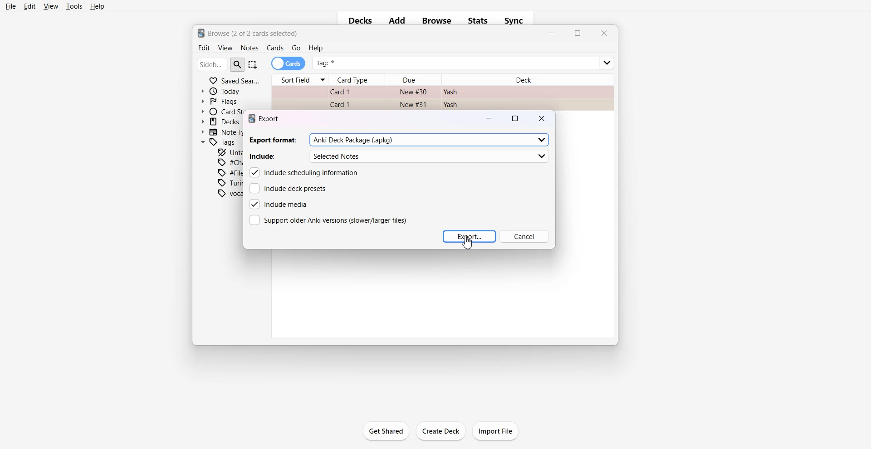 The height and width of the screenshot is (449, 871). Describe the element at coordinates (296, 48) in the screenshot. I see `Go` at that location.